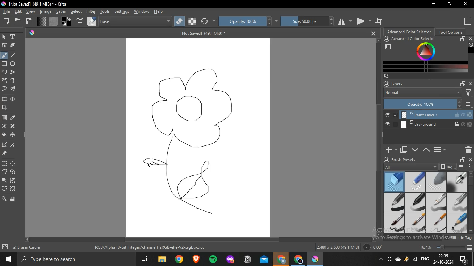  What do you see at coordinates (13, 171) in the screenshot?
I see `freehand selection tool` at bounding box center [13, 171].